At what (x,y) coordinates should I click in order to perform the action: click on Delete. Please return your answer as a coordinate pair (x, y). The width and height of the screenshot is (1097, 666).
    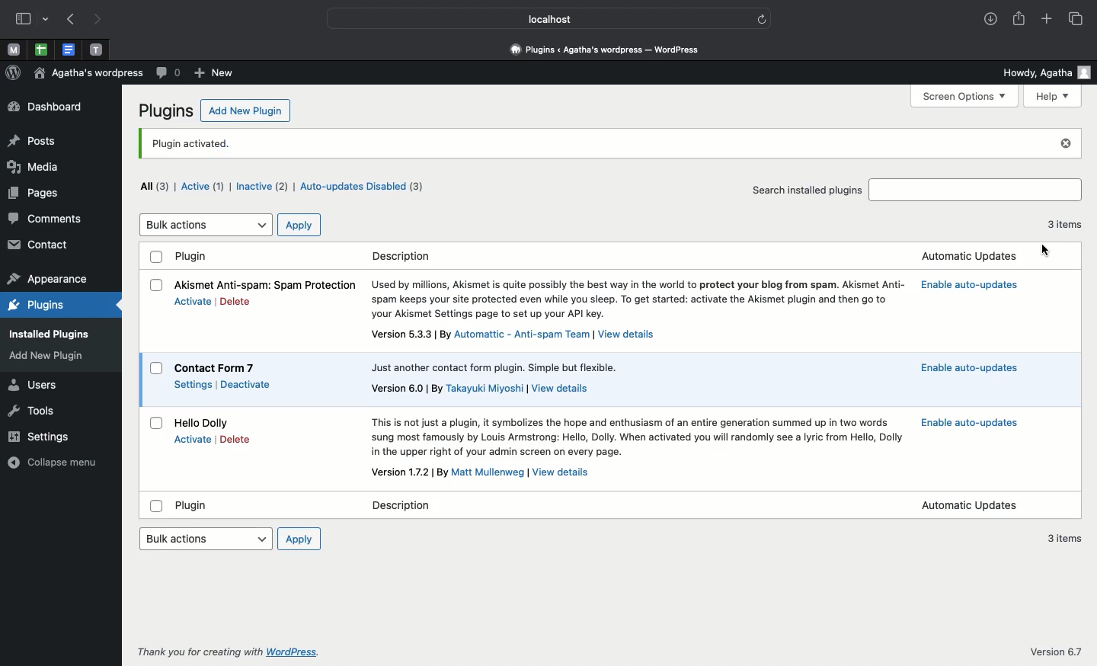
    Looking at the image, I should click on (235, 302).